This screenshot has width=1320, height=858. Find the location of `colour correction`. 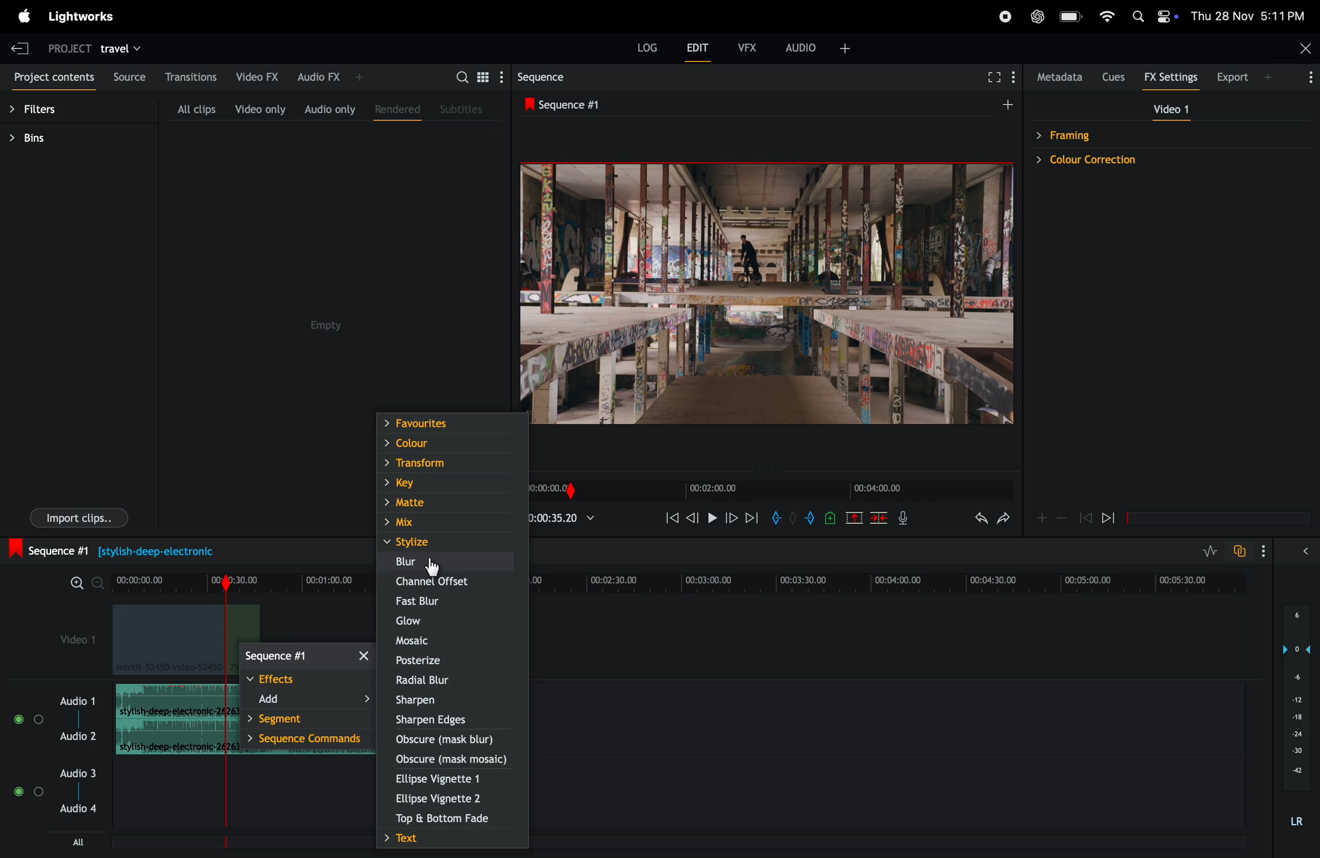

colour correction is located at coordinates (1113, 161).